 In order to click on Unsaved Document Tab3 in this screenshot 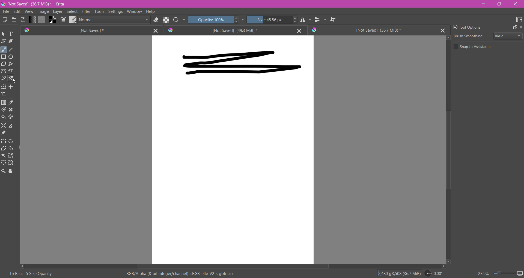, I will do `click(373, 30)`.